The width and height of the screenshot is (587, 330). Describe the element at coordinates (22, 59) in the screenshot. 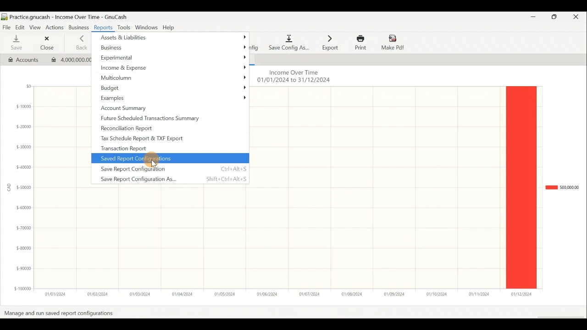

I see `Accounts` at that location.